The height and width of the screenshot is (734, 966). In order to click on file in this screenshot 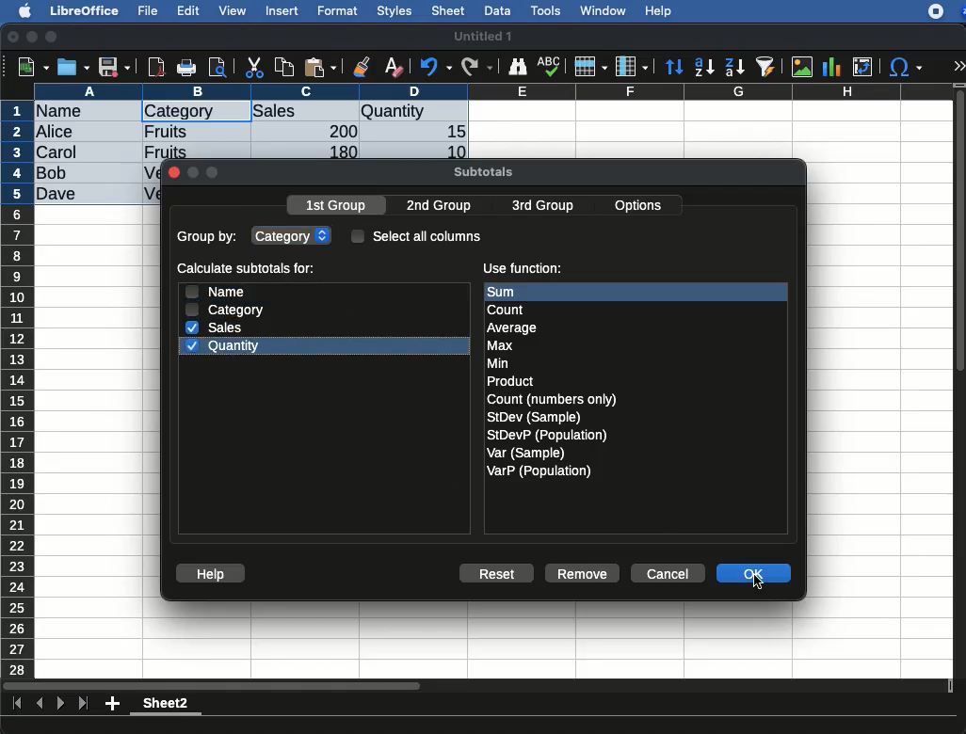, I will do `click(145, 11)`.